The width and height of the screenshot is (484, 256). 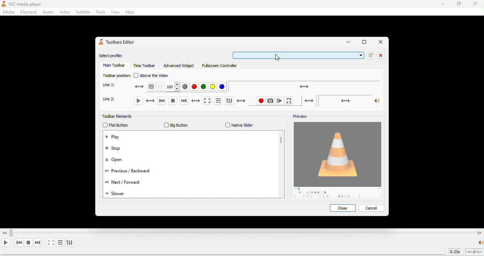 I want to click on stop to playback, so click(x=173, y=102).